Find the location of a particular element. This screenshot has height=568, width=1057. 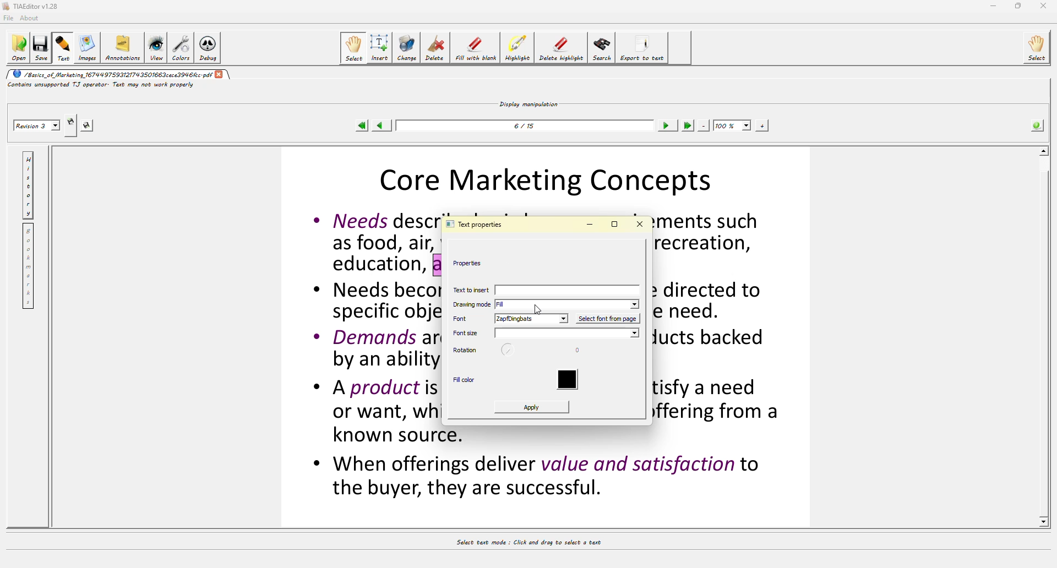

font is located at coordinates (464, 319).